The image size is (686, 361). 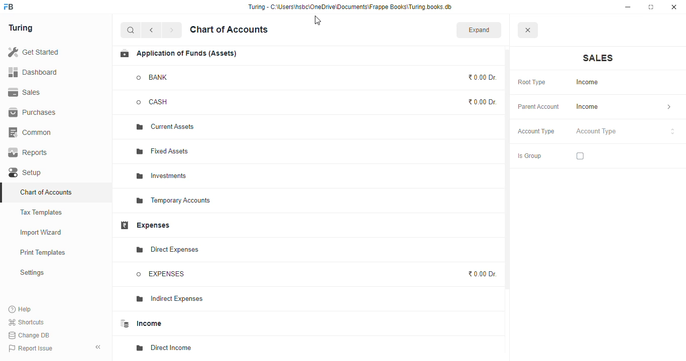 I want to click on ₹0.00 Dr., so click(x=481, y=274).